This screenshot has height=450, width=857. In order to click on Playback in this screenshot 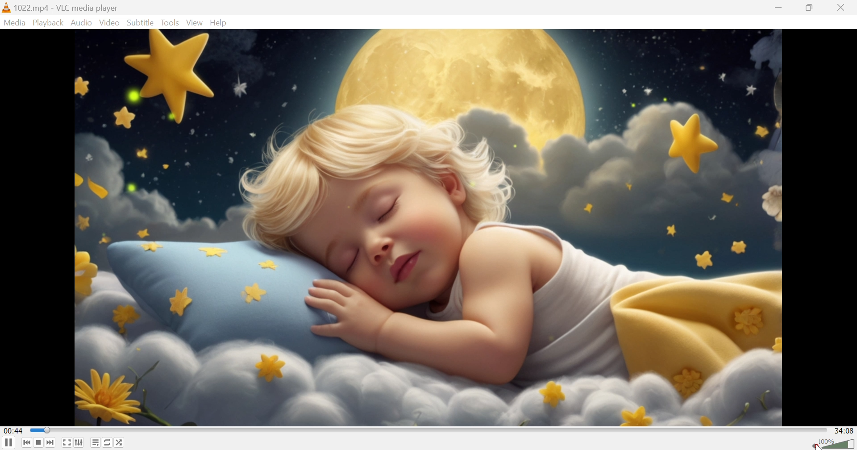, I will do `click(47, 22)`.